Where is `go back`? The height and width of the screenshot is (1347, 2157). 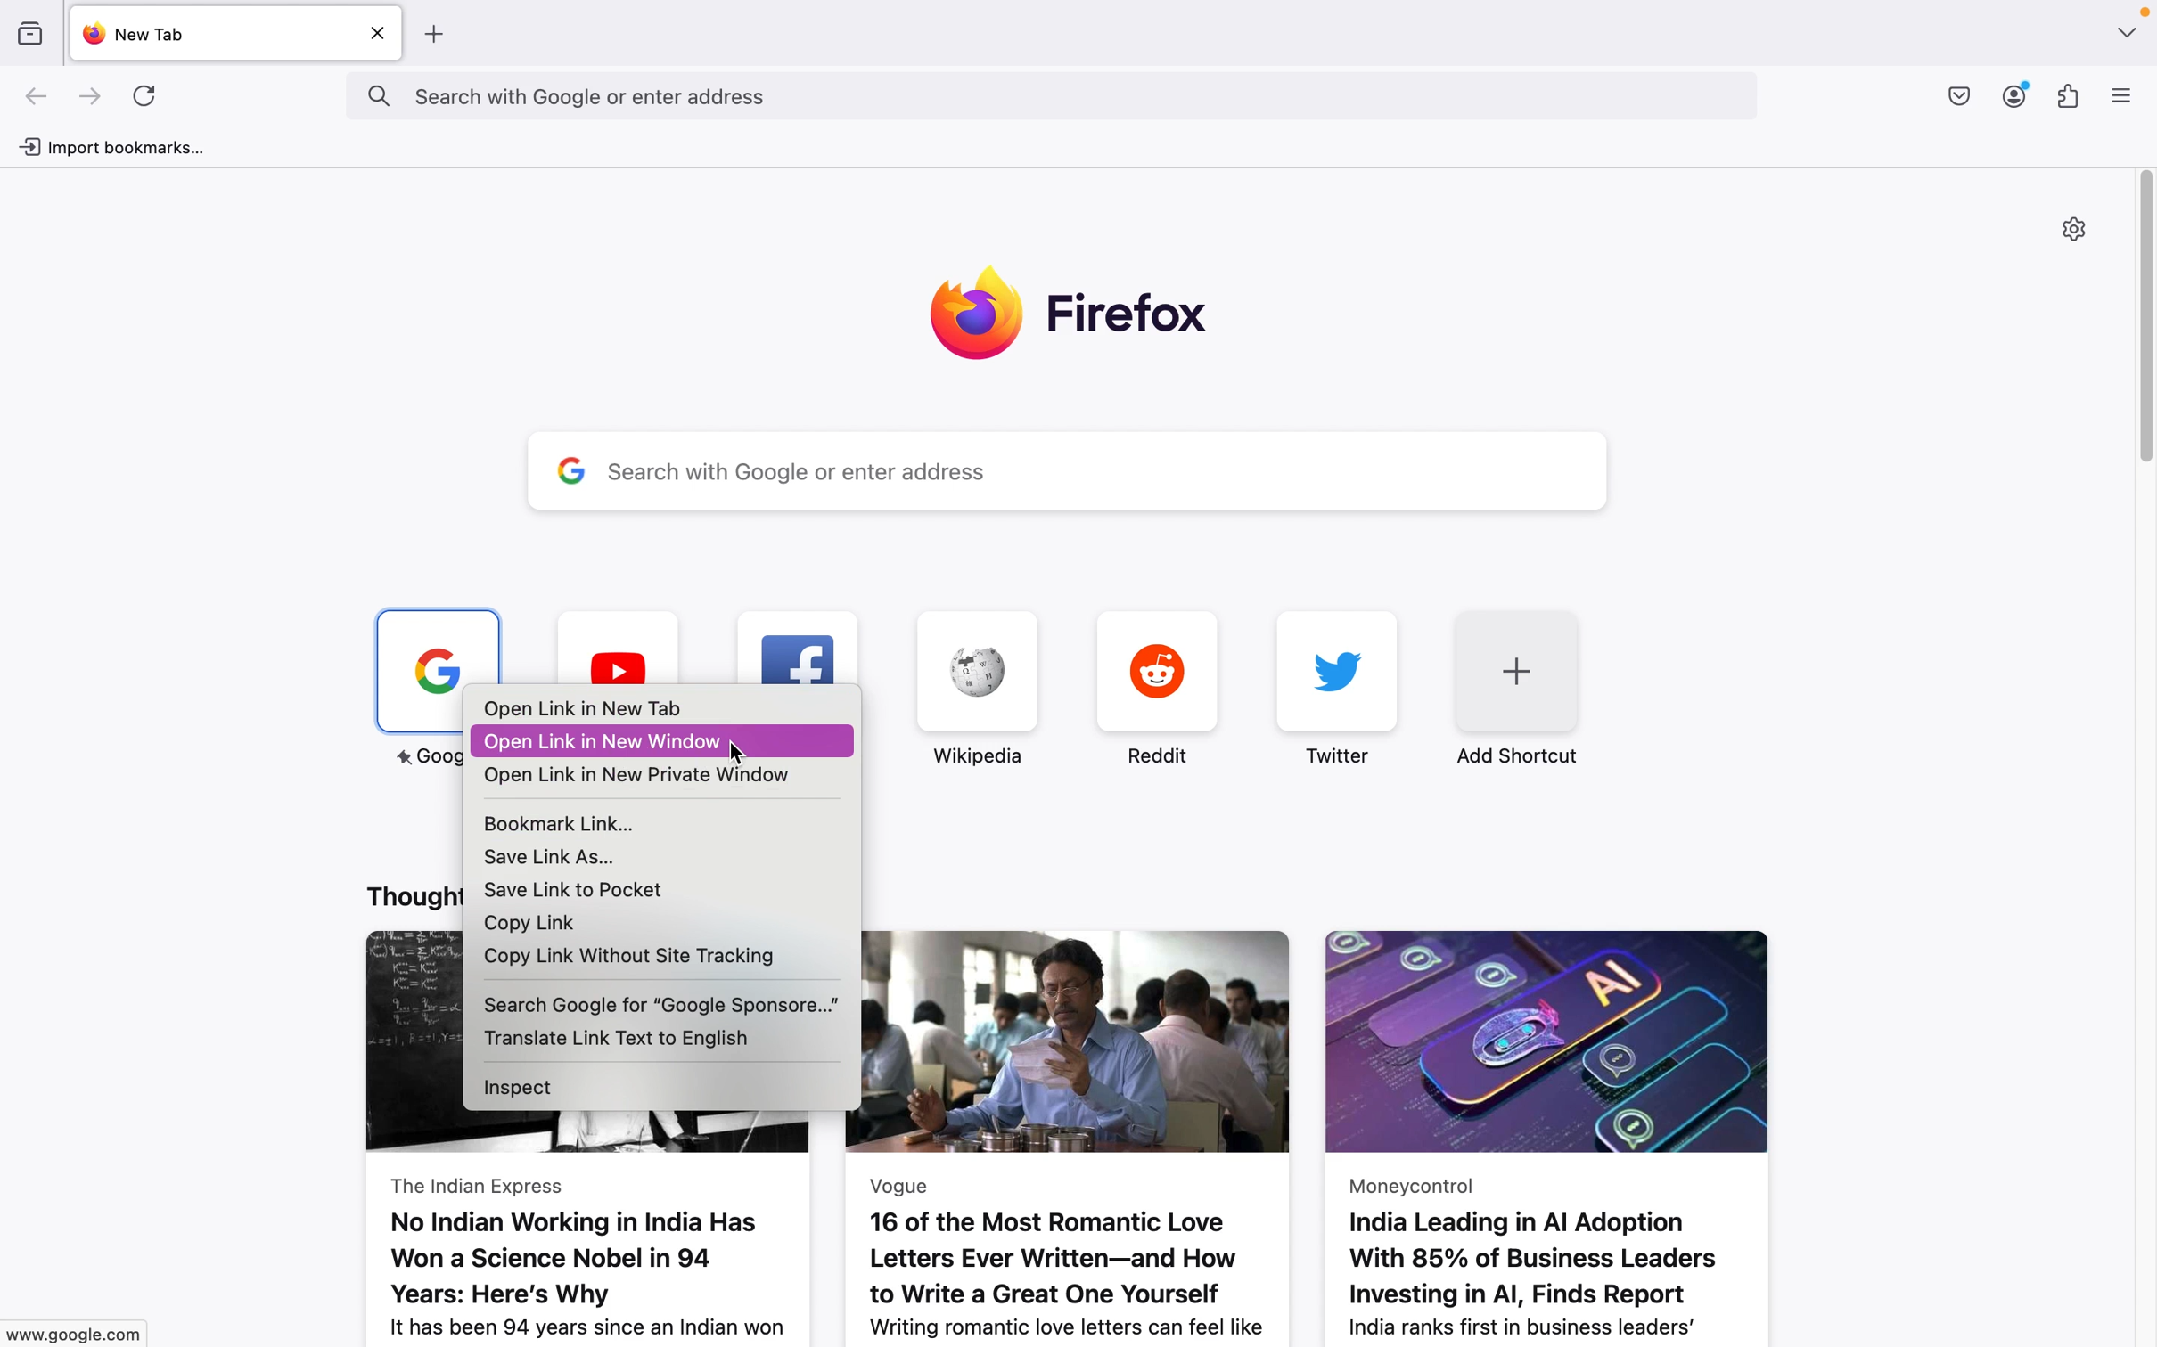
go back is located at coordinates (37, 97).